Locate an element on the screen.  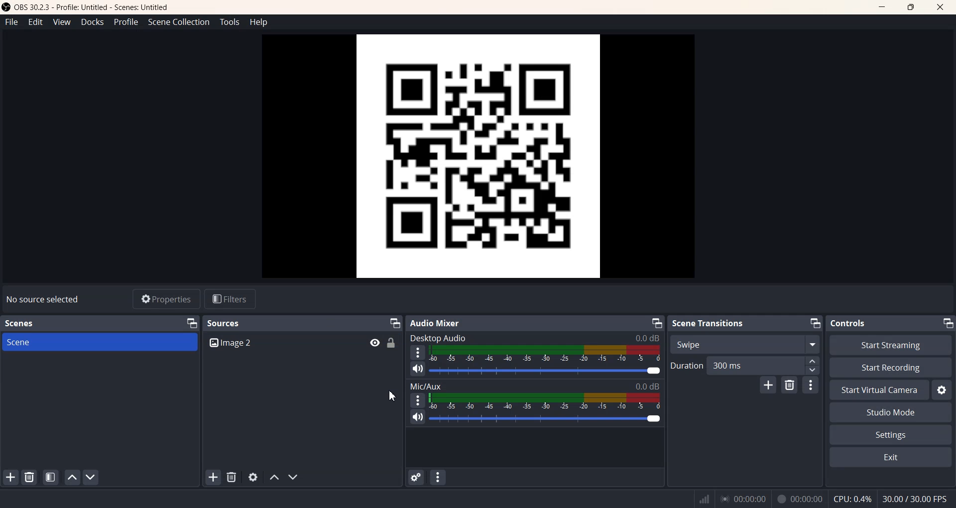
Move Scene Up is located at coordinates (73, 477).